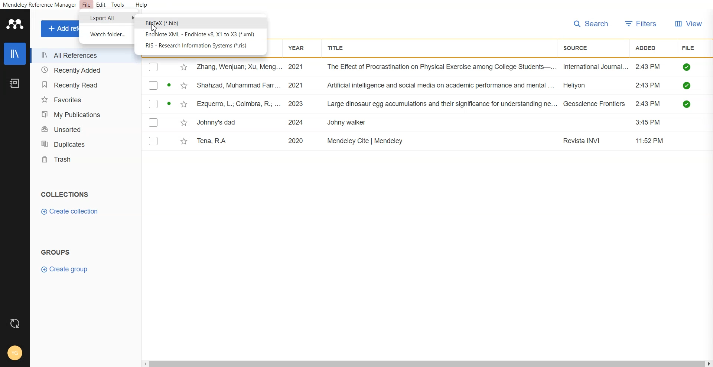  Describe the element at coordinates (14, 84) in the screenshot. I see `Notebook` at that location.